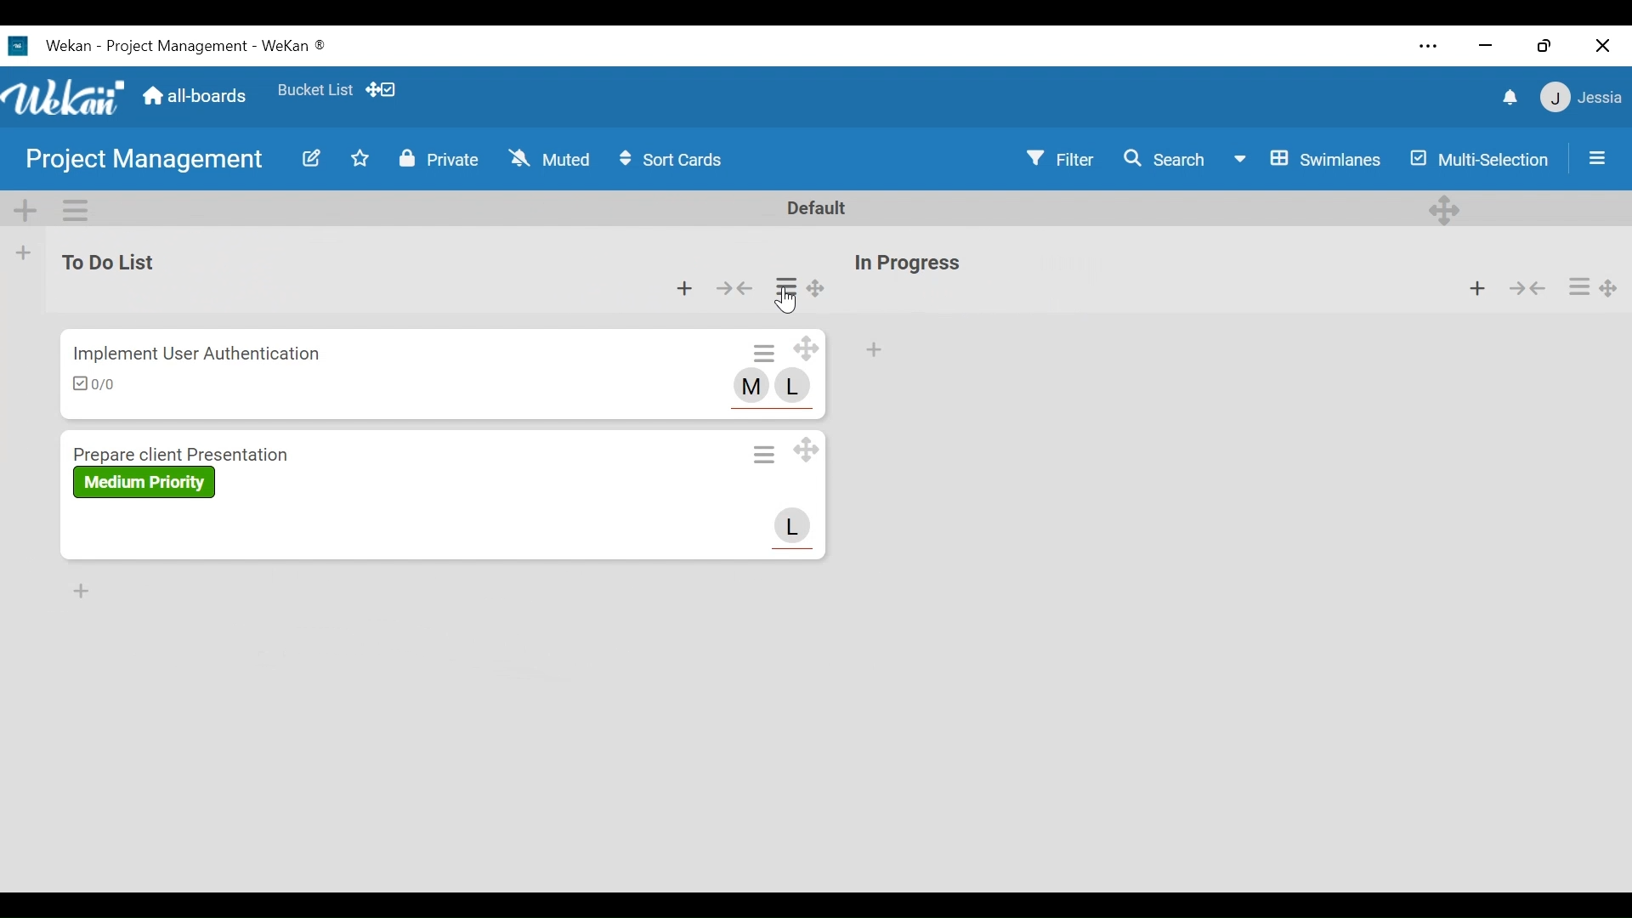  I want to click on Card Actions, so click(764, 351).